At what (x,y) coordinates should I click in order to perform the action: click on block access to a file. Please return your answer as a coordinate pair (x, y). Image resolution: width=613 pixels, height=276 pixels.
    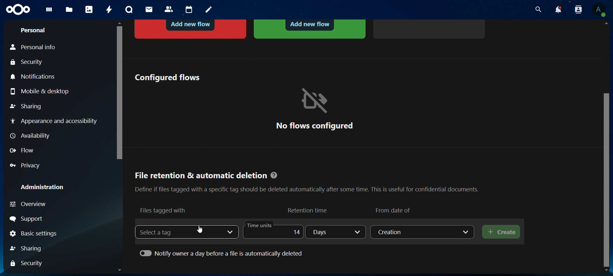
    Looking at the image, I should click on (191, 28).